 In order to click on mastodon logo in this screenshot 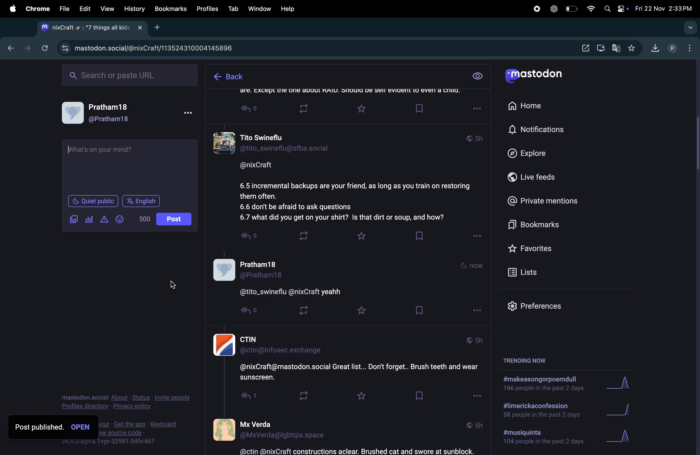, I will do `click(539, 76)`.